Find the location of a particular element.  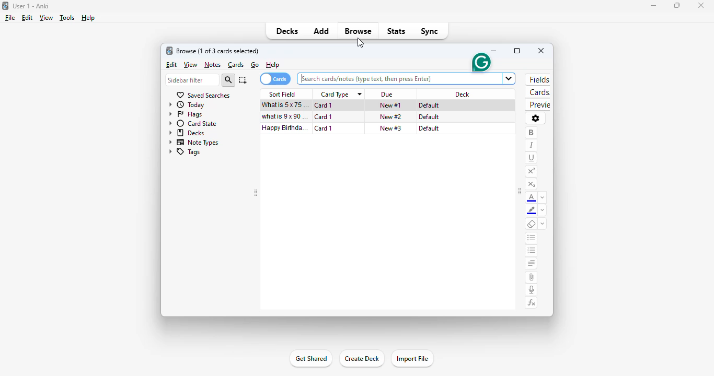

search bar is located at coordinates (407, 79).